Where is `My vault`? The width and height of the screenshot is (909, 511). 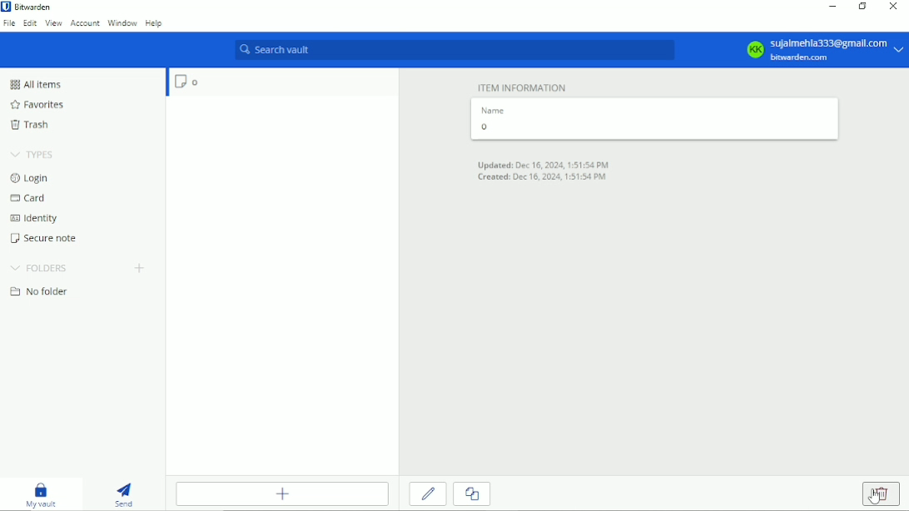
My vault is located at coordinates (42, 495).